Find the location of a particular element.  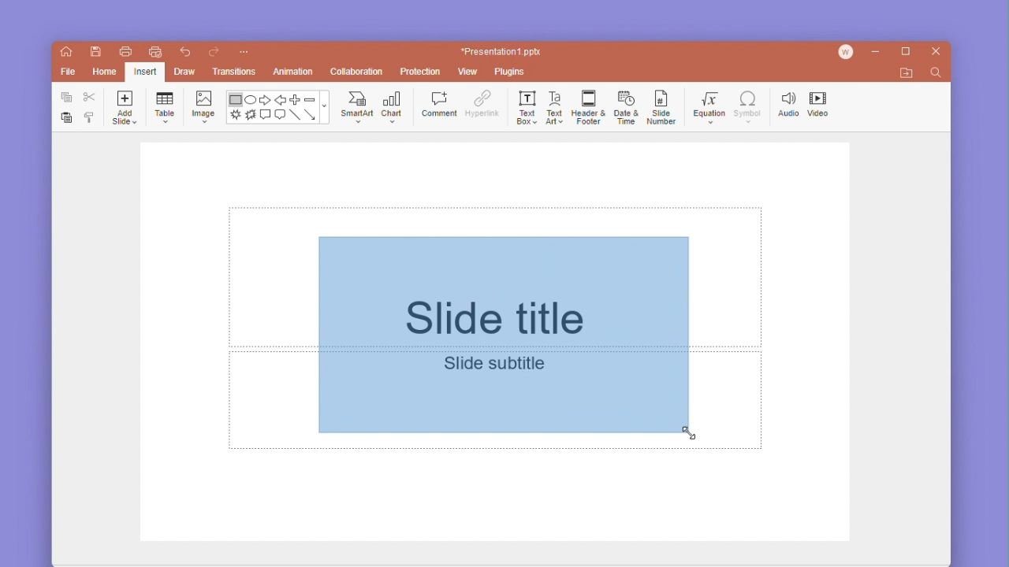

format painter is located at coordinates (89, 118).